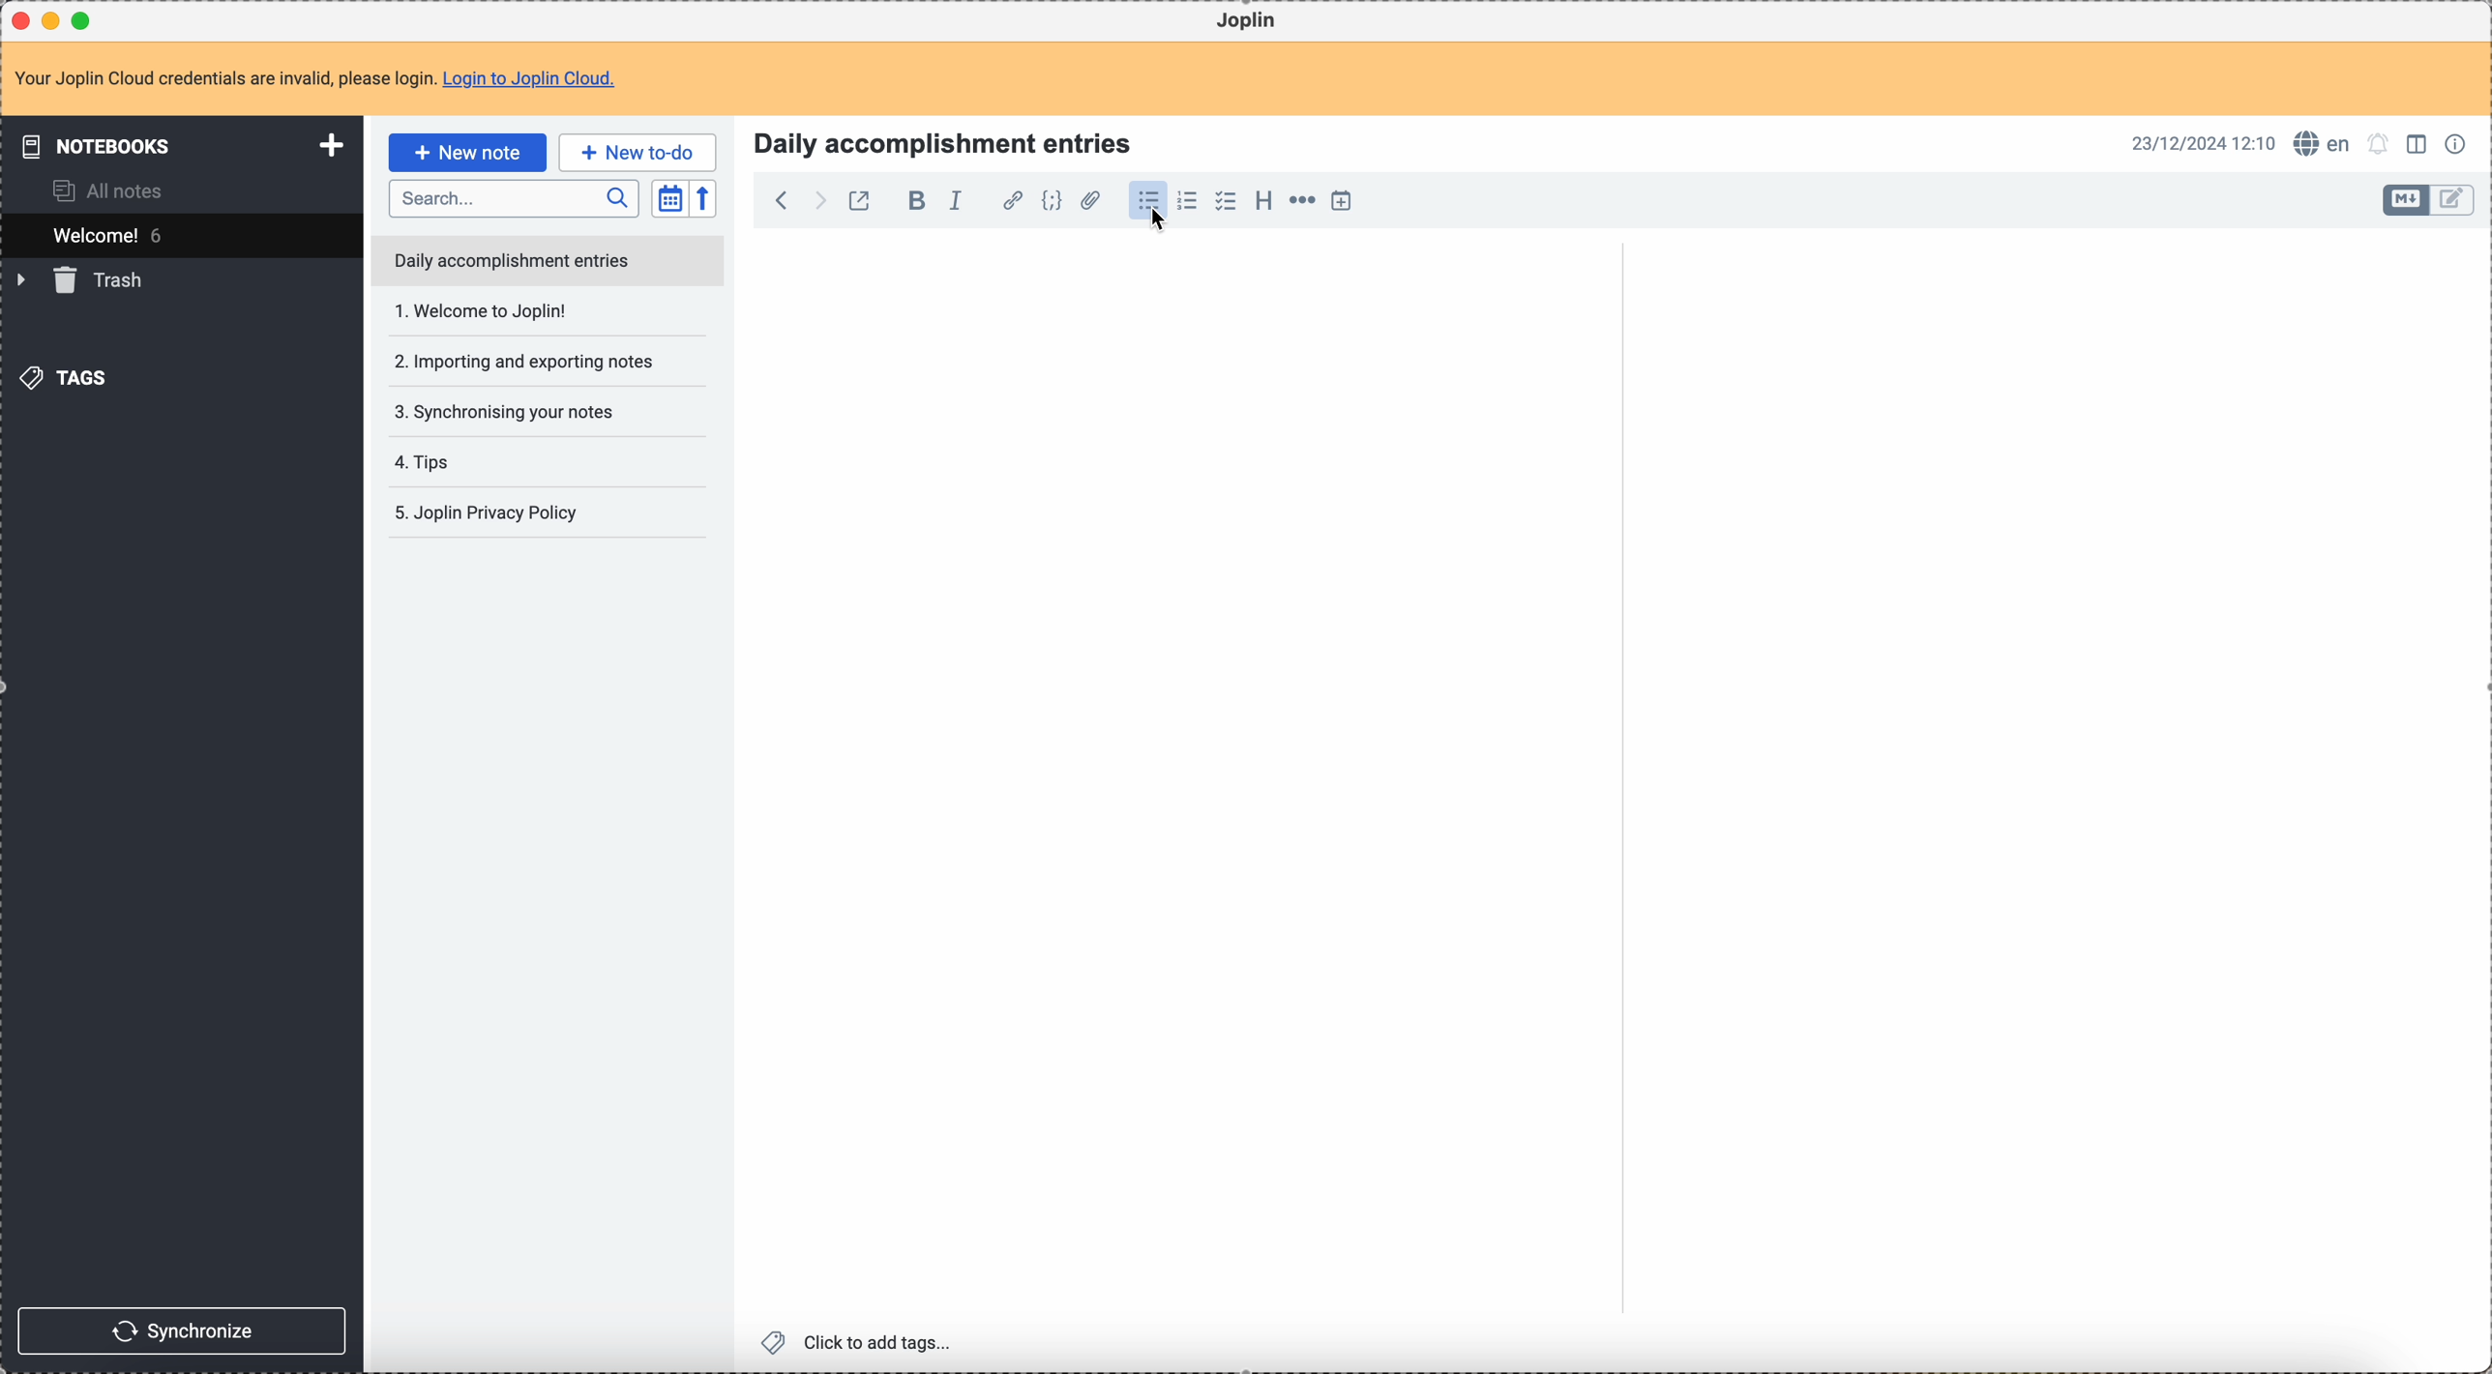 This screenshot has width=2492, height=1374. Describe the element at coordinates (860, 199) in the screenshot. I see `toggle external editing` at that location.